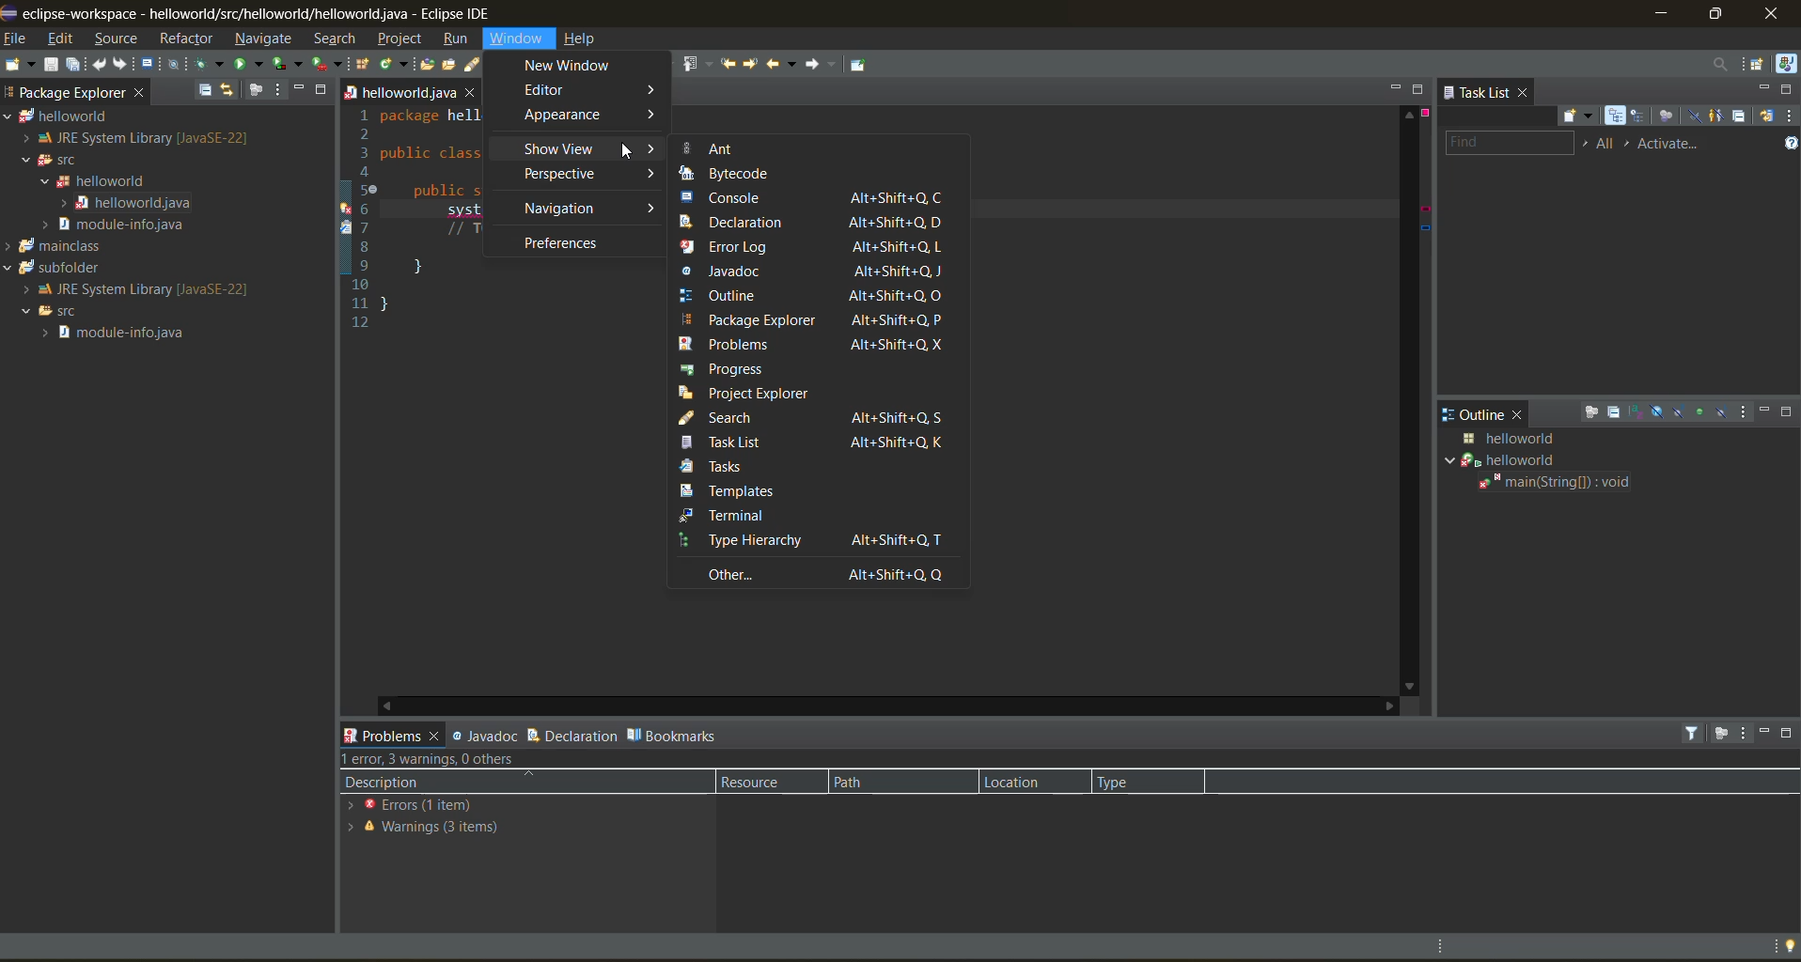 This screenshot has width=1801, height=962. What do you see at coordinates (482, 66) in the screenshot?
I see `search` at bounding box center [482, 66].